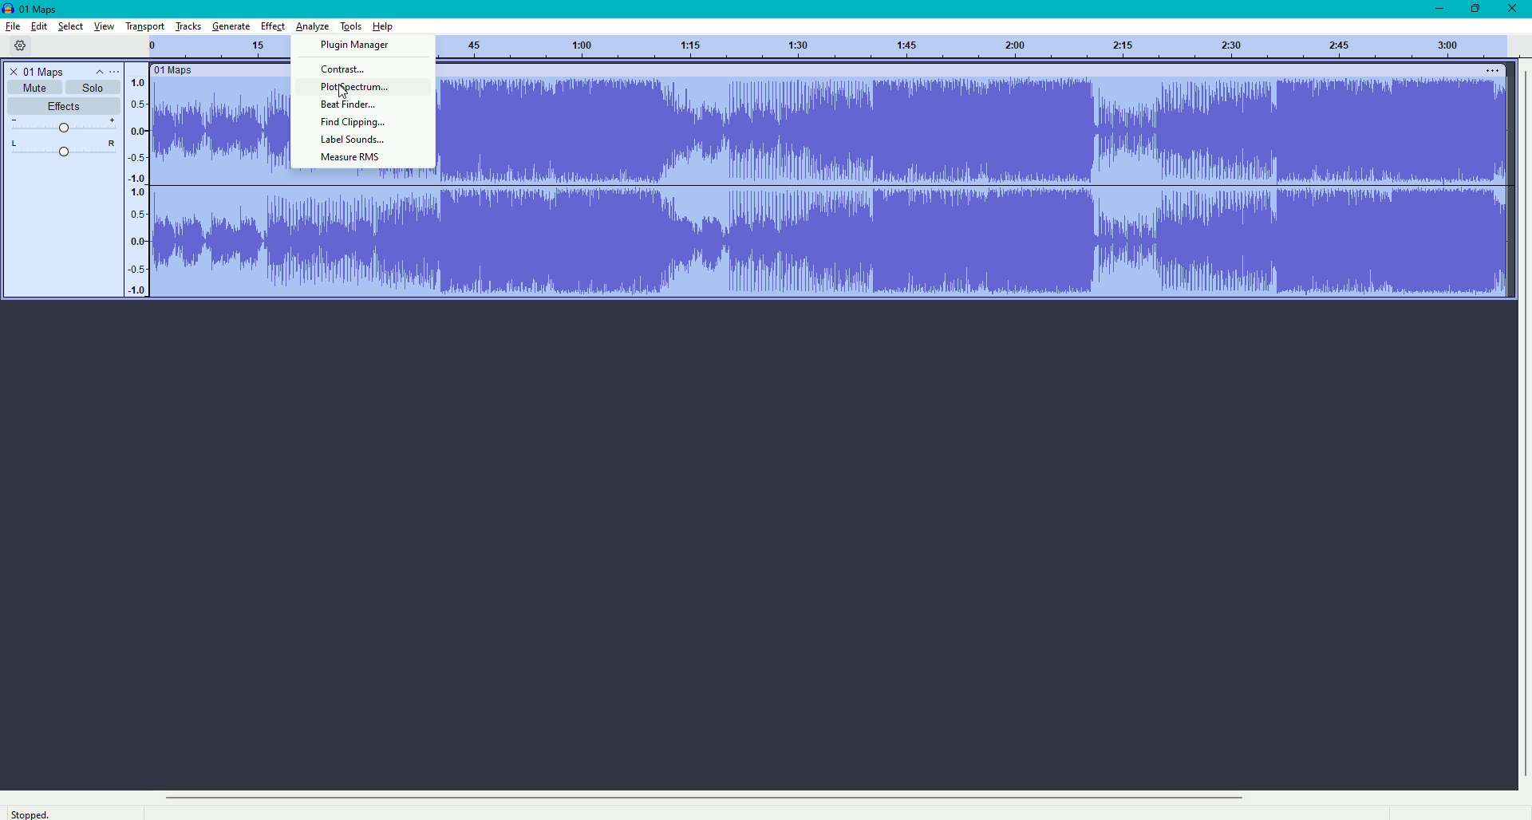 The width and height of the screenshot is (1532, 820). Describe the element at coordinates (353, 122) in the screenshot. I see `Find Clipping` at that location.